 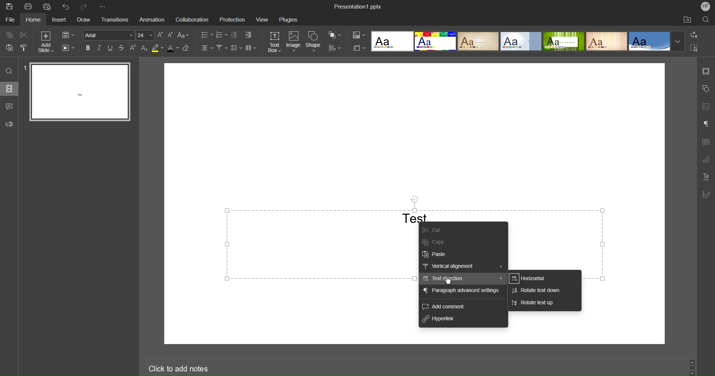 I want to click on Paragraph advanced settings, so click(x=461, y=293).